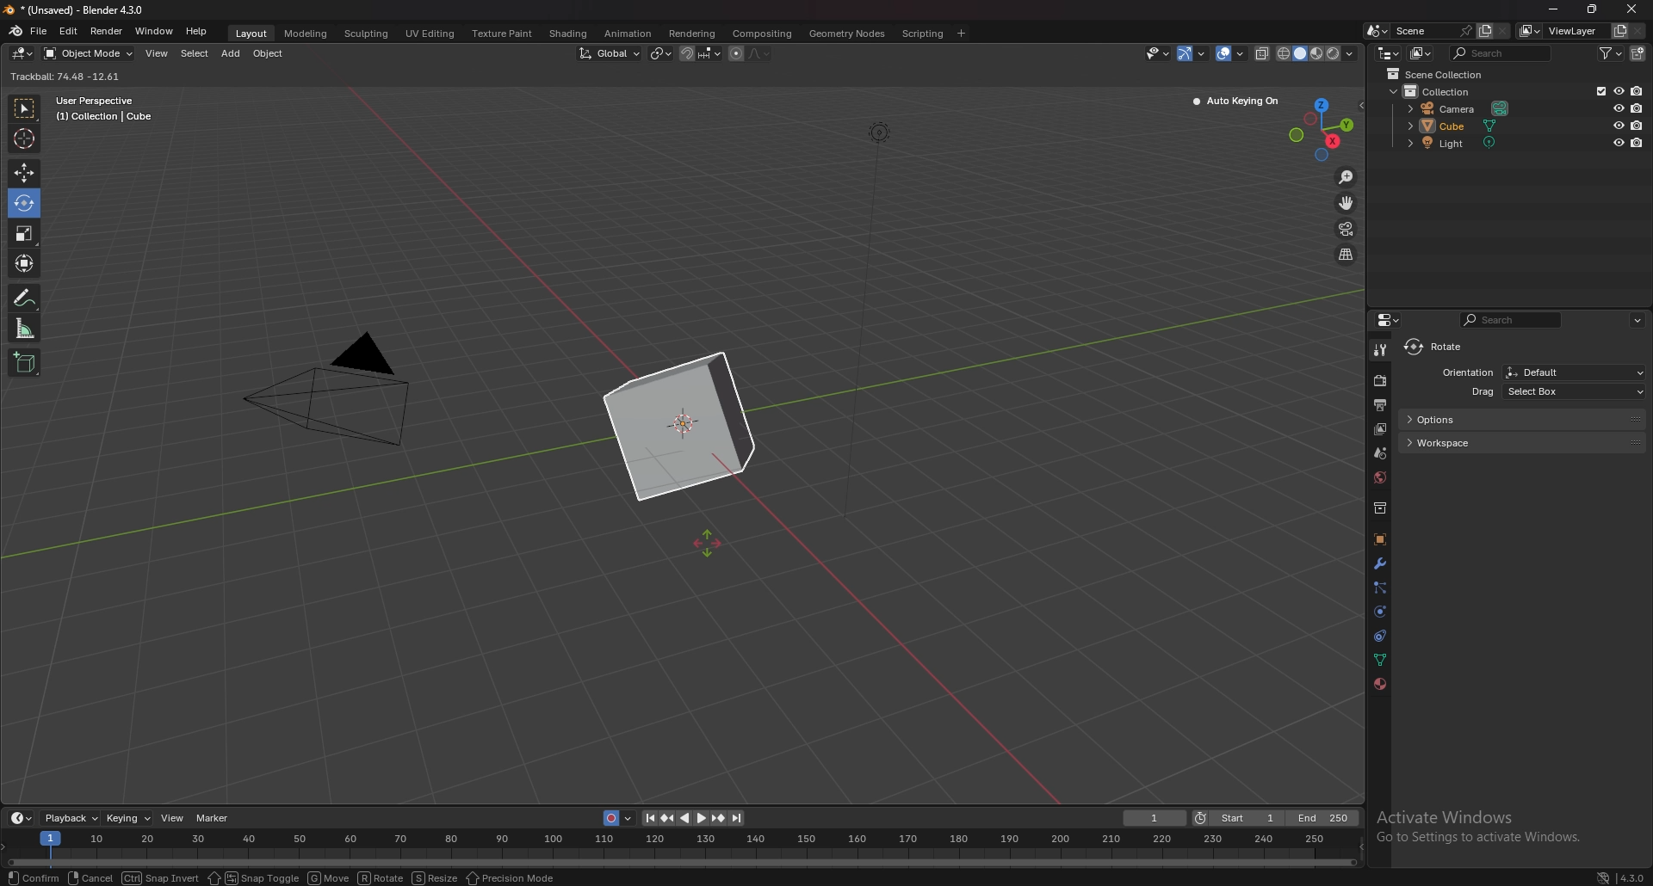 The image size is (1653, 886). What do you see at coordinates (1620, 125) in the screenshot?
I see `hide in view port` at bounding box center [1620, 125].